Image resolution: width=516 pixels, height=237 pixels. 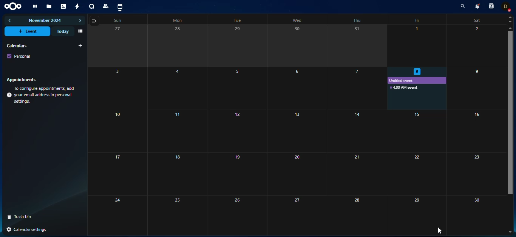 What do you see at coordinates (404, 88) in the screenshot?
I see `event` at bounding box center [404, 88].